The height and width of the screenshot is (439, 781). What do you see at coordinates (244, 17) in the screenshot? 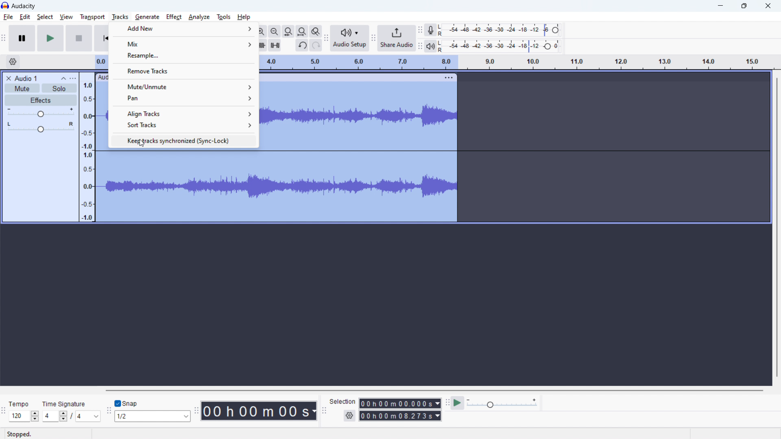
I see `help` at bounding box center [244, 17].